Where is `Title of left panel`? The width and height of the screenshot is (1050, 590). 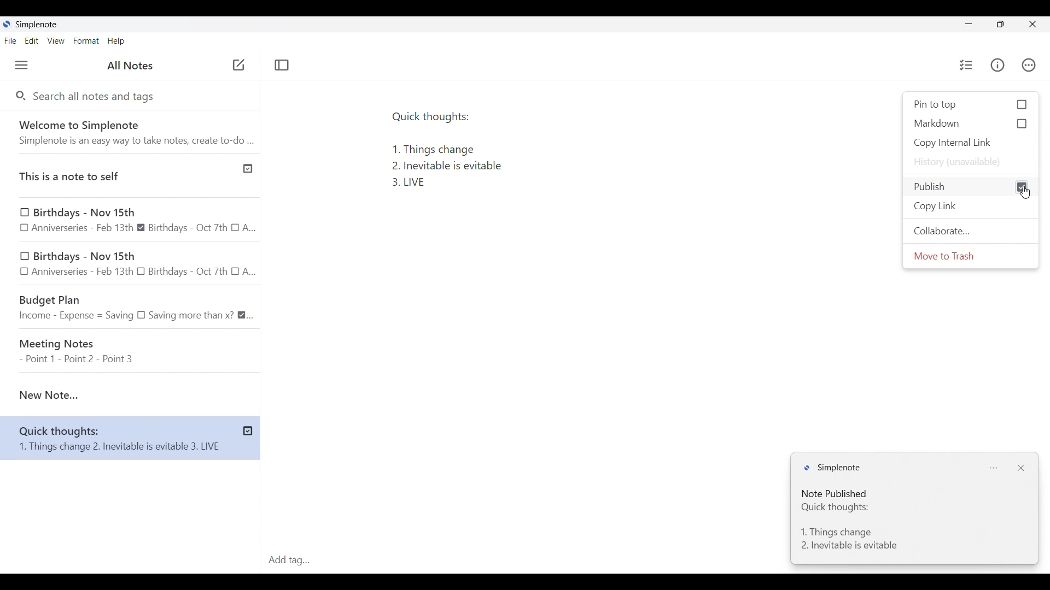
Title of left panel is located at coordinates (130, 65).